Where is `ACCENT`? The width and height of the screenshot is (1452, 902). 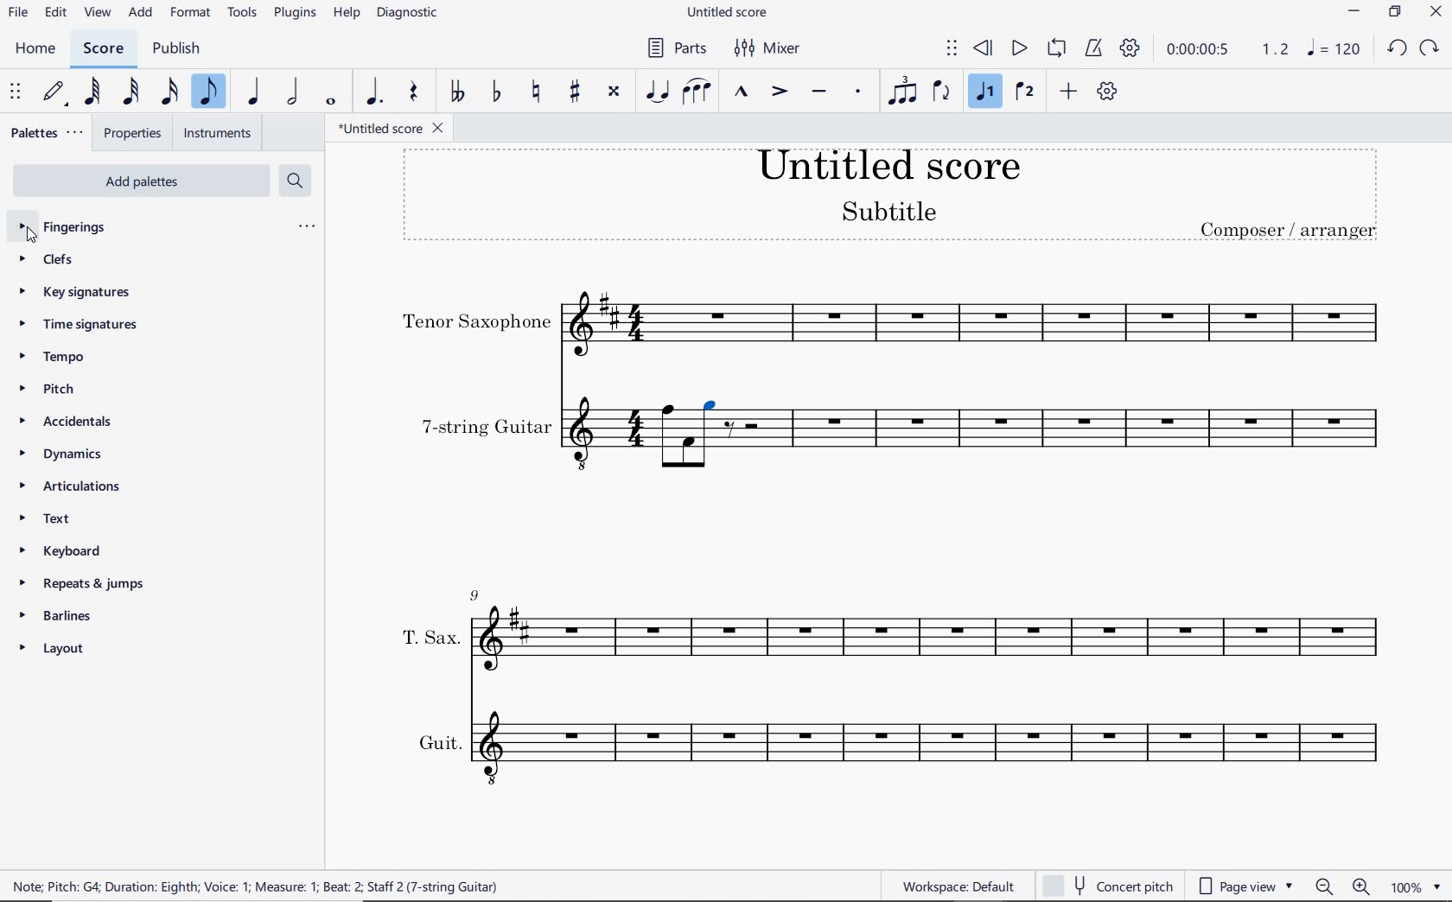 ACCENT is located at coordinates (780, 92).